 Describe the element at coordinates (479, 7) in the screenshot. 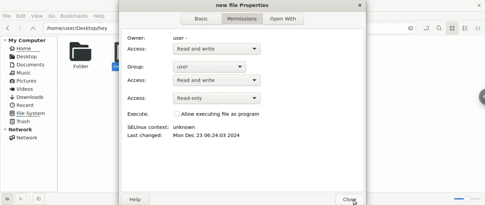

I see `close` at that location.